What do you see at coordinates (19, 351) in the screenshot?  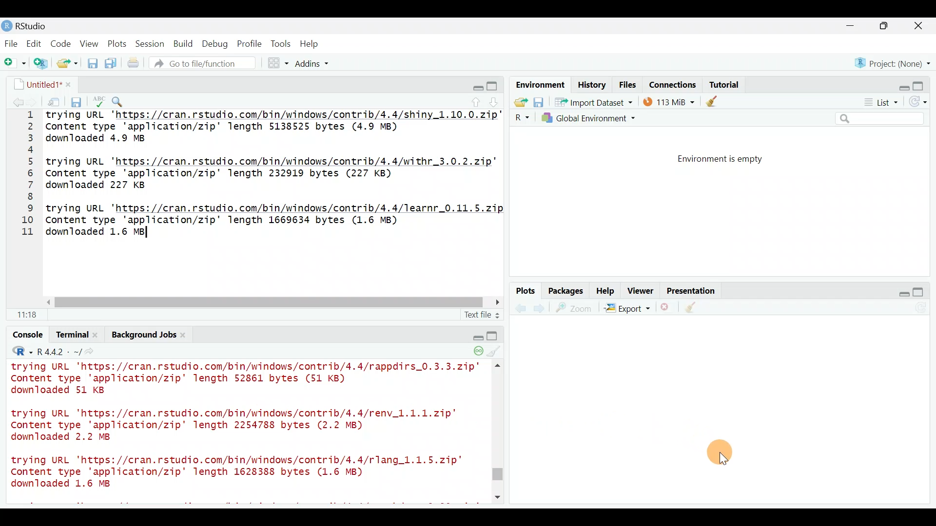 I see `R` at bounding box center [19, 351].